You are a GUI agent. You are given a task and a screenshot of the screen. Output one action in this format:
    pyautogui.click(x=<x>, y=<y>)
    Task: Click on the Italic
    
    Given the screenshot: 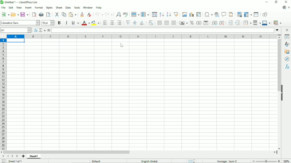 What is the action you would take?
    pyautogui.click(x=66, y=23)
    